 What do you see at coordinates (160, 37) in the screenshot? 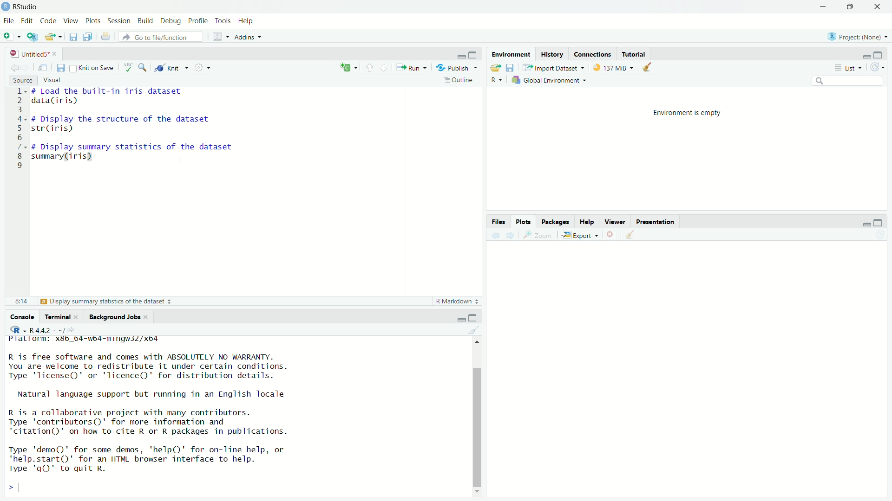
I see `Go to file/function` at bounding box center [160, 37].